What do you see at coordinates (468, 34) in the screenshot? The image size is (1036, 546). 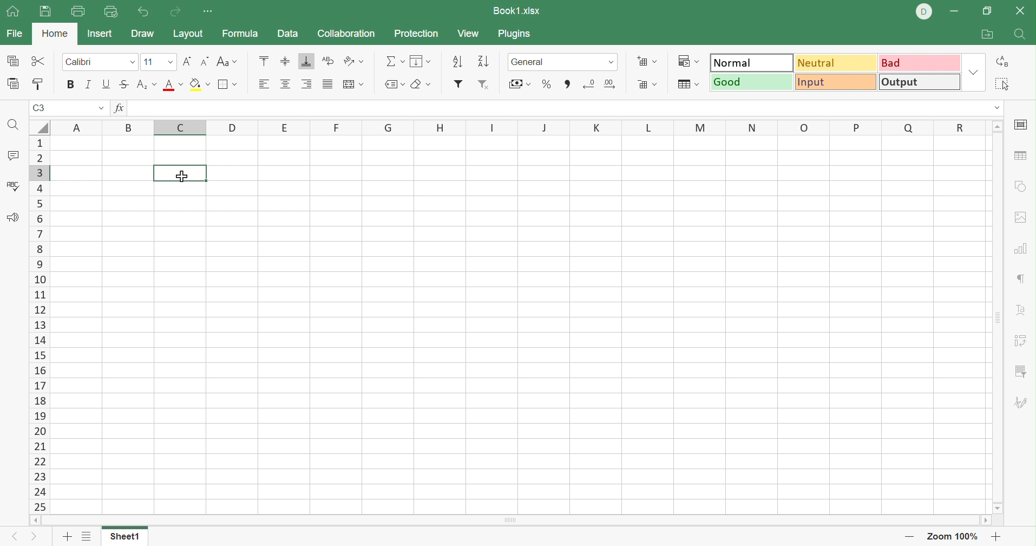 I see `View` at bounding box center [468, 34].